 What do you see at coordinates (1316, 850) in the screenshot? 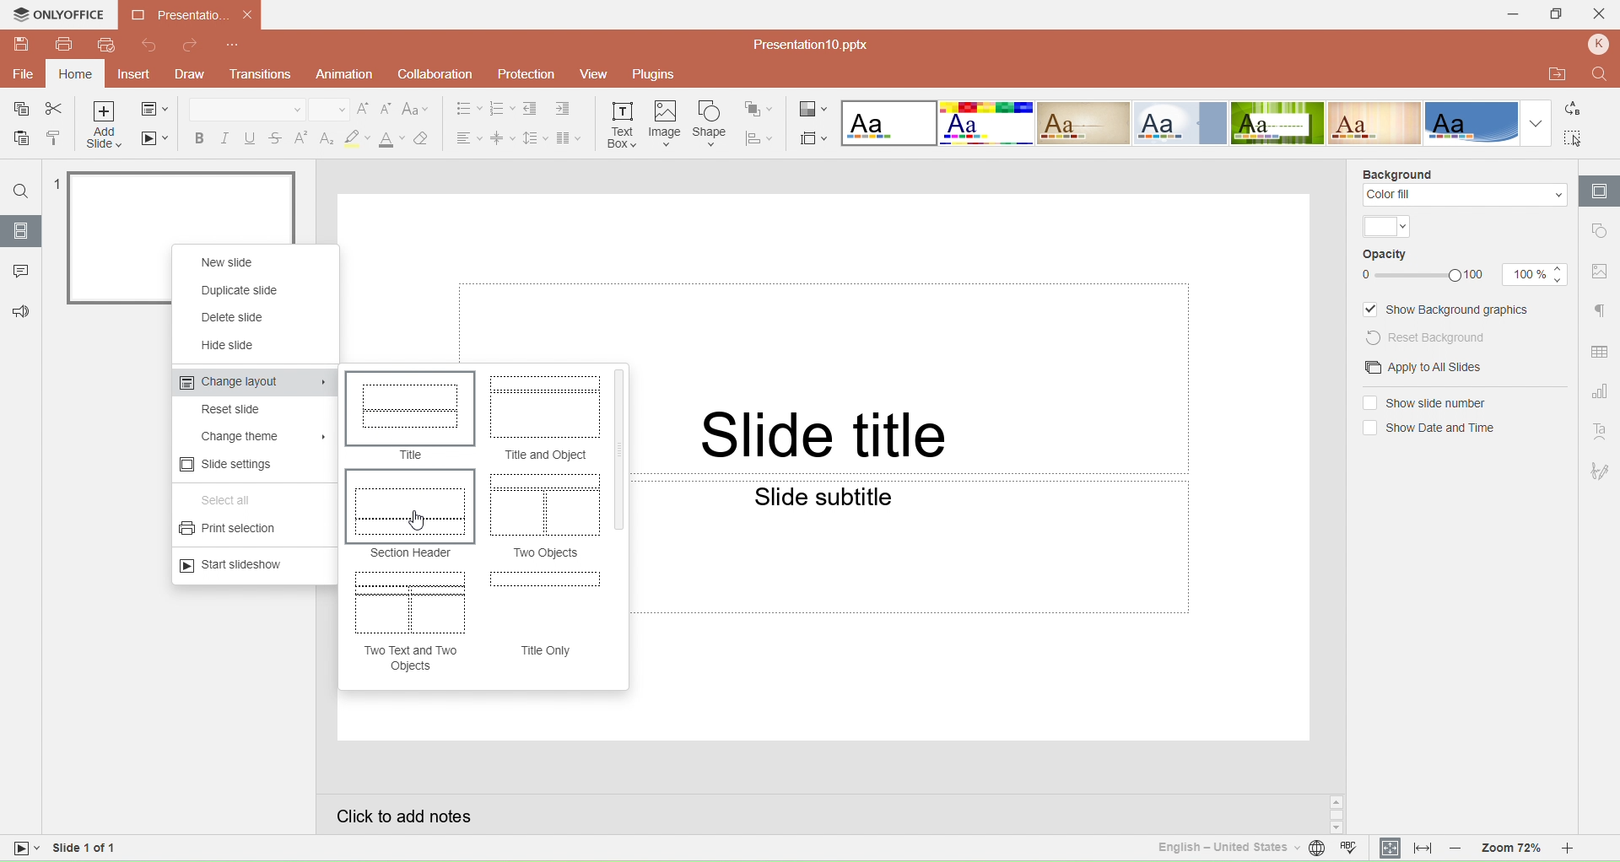
I see `Set document language` at bounding box center [1316, 850].